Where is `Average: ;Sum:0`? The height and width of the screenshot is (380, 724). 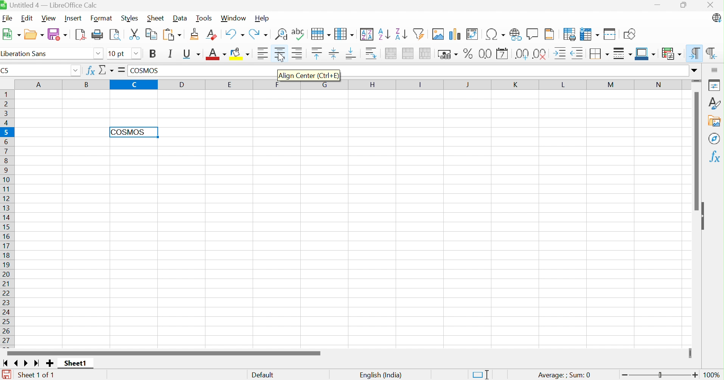 Average: ;Sum:0 is located at coordinates (564, 375).